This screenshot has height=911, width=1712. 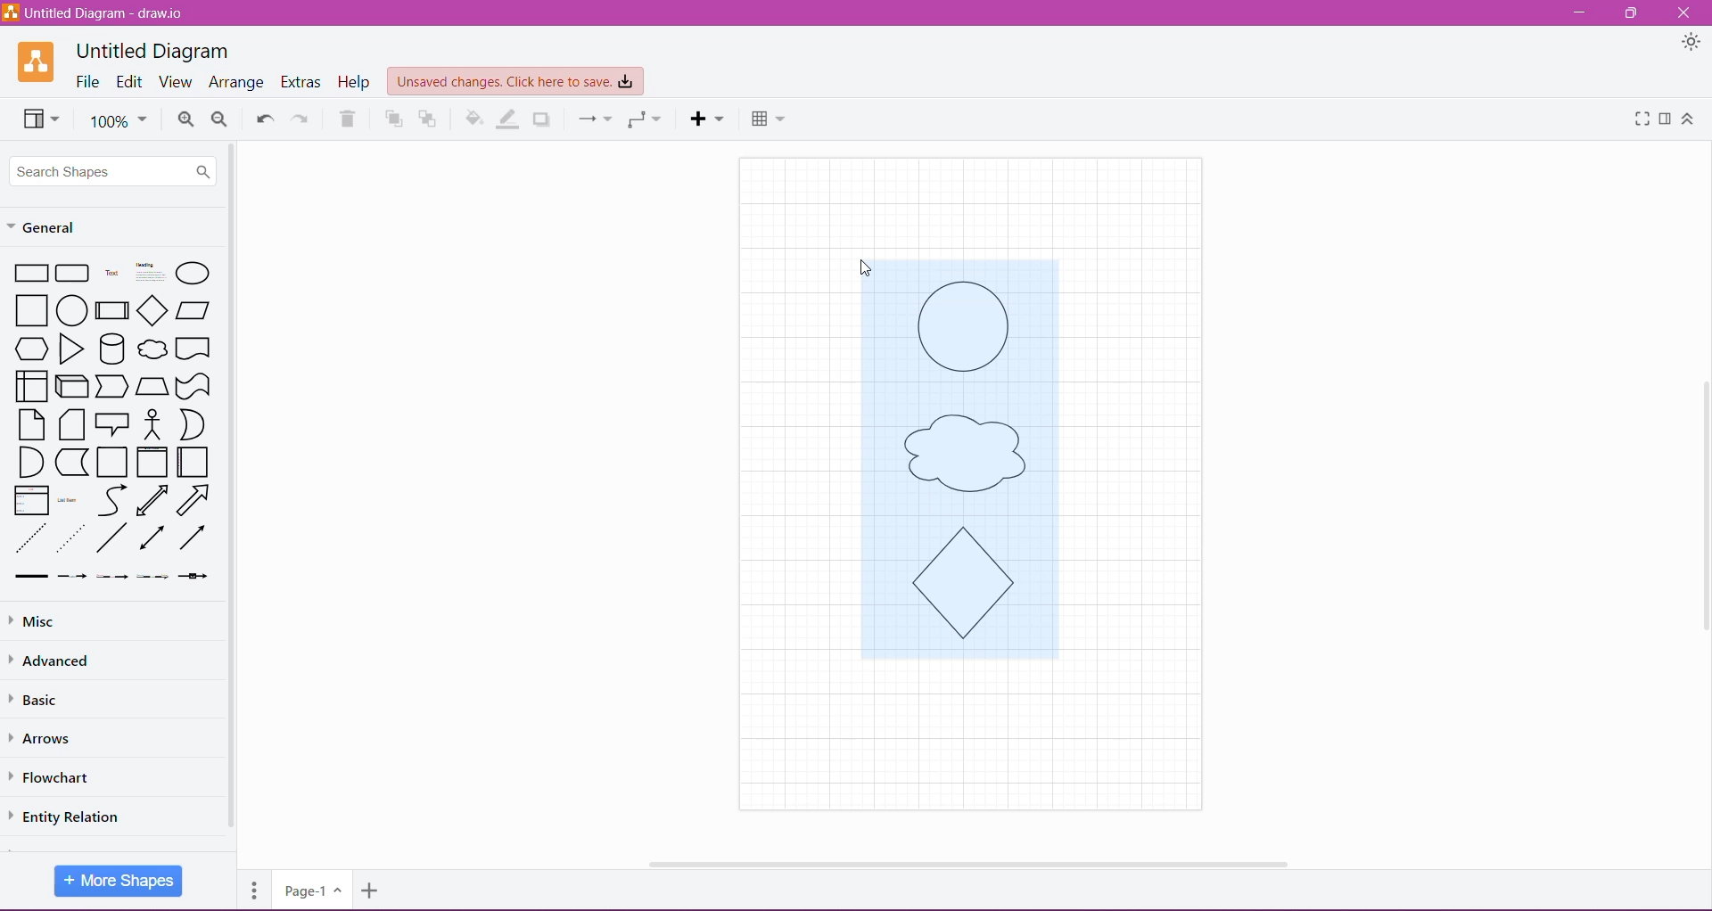 I want to click on Insert Page, so click(x=372, y=893).